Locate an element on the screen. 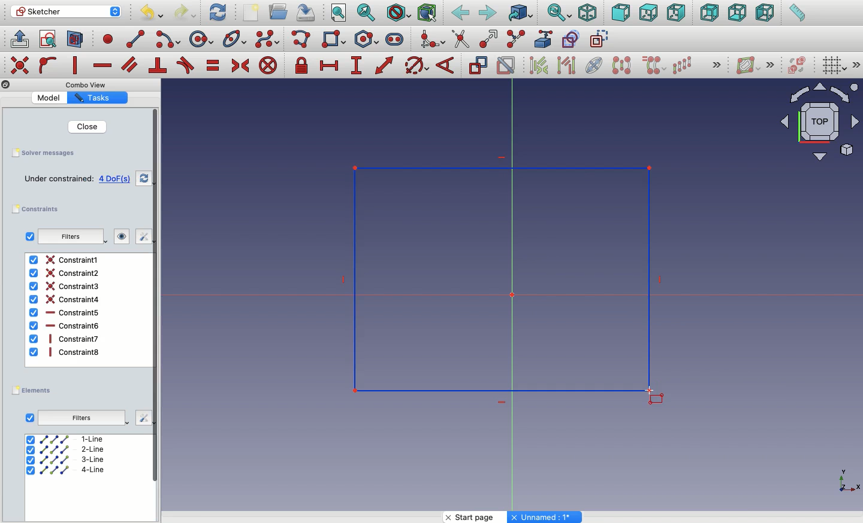  view sections is located at coordinates (78, 40).